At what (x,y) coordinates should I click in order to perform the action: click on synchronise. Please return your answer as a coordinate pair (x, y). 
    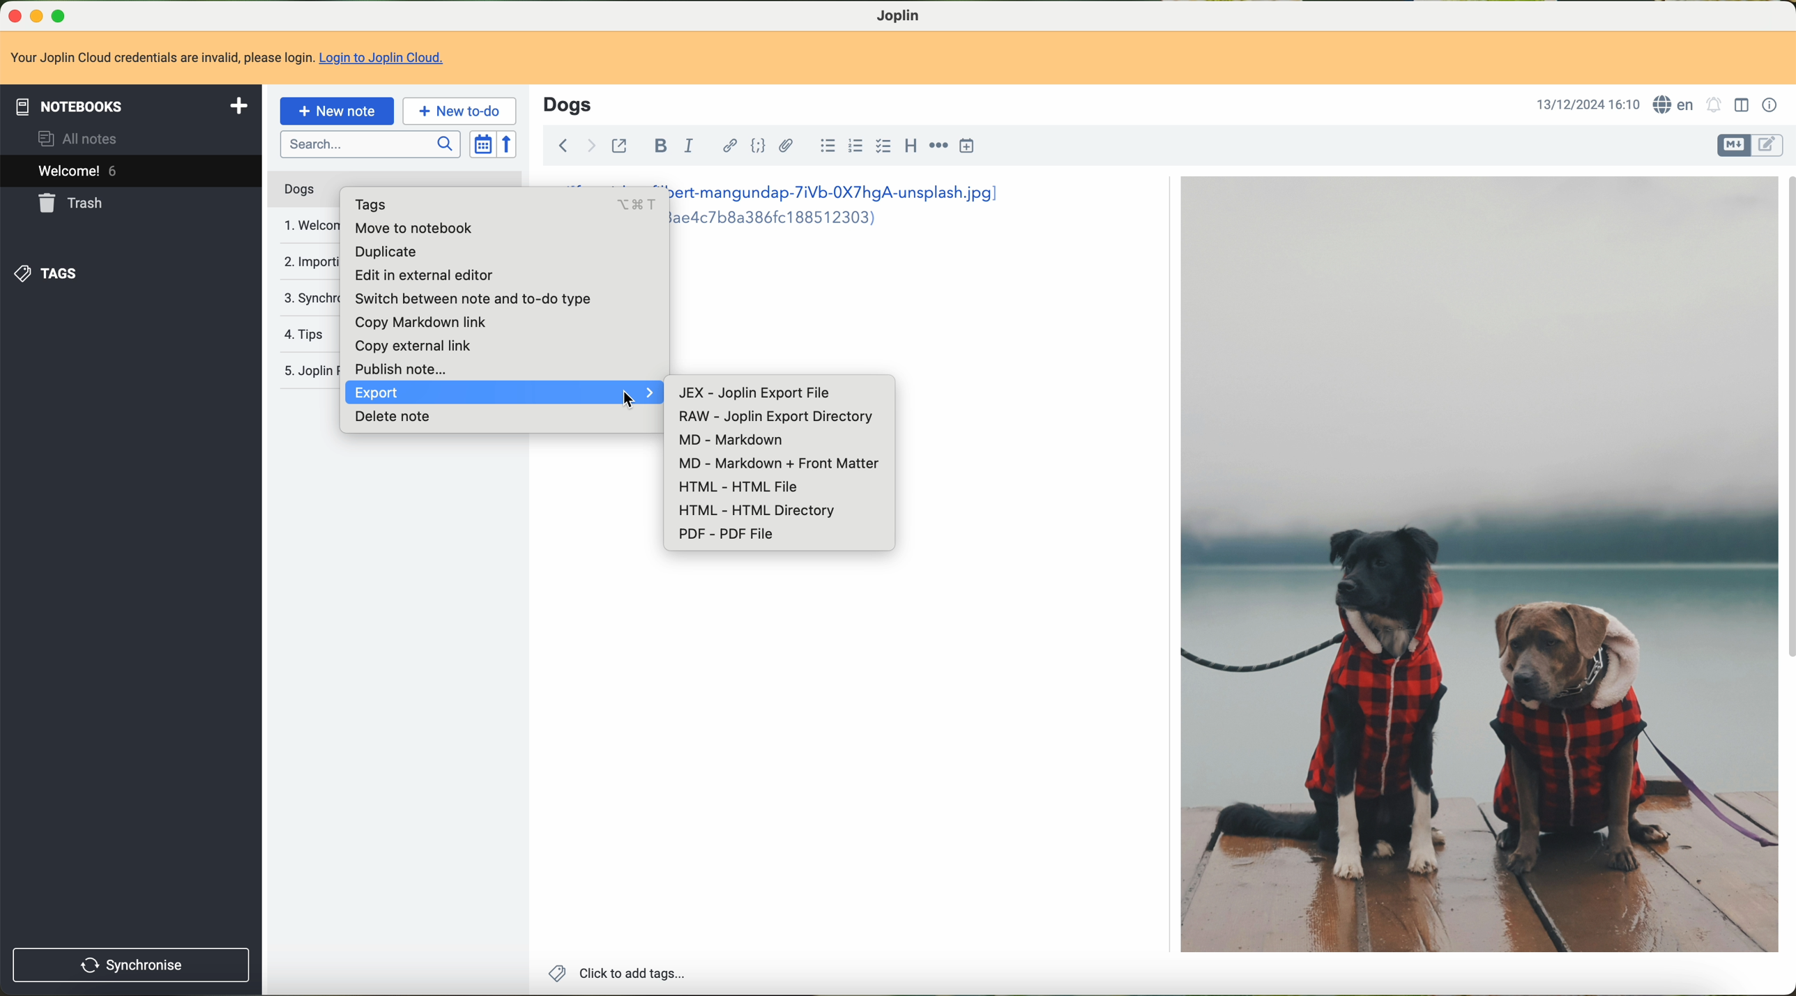
    Looking at the image, I should click on (131, 965).